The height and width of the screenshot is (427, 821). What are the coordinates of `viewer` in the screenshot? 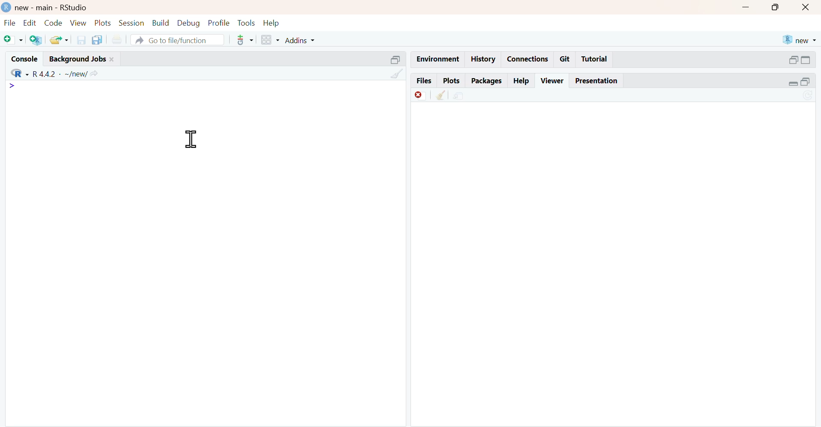 It's located at (552, 81).